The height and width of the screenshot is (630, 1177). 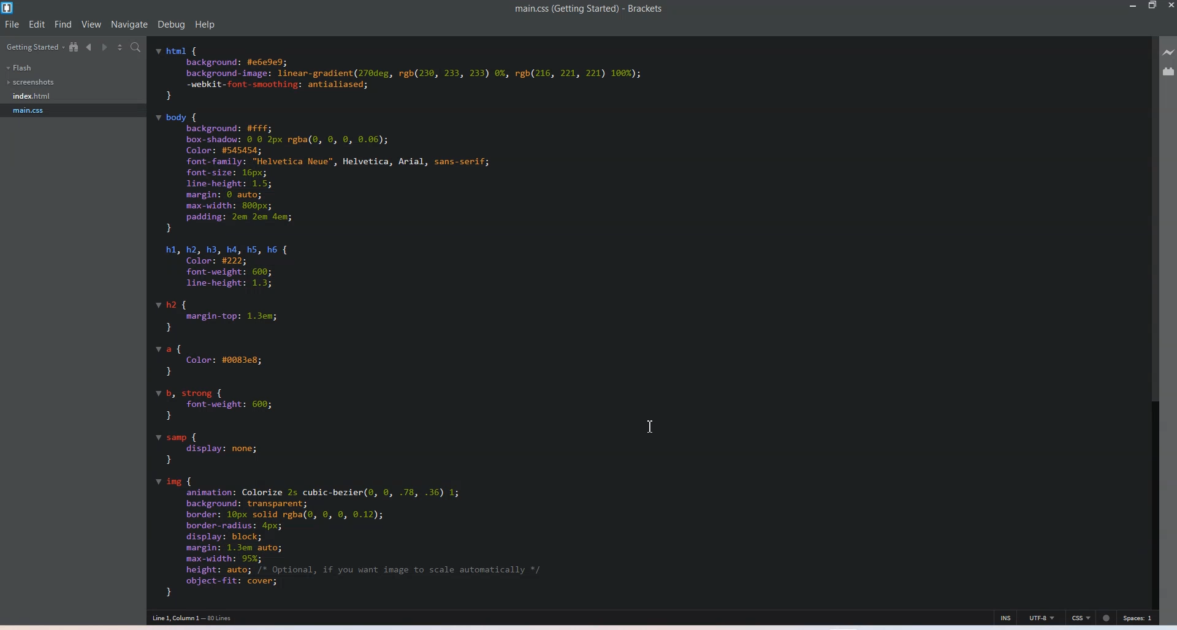 What do you see at coordinates (75, 47) in the screenshot?
I see `Show in file tree` at bounding box center [75, 47].